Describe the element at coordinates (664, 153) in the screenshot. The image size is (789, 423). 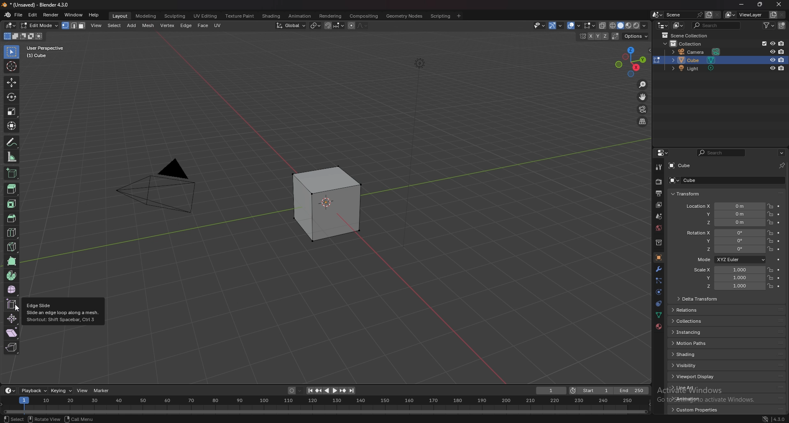
I see `editor type` at that location.